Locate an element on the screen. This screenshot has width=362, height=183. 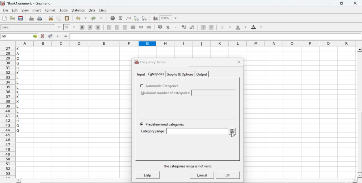
enter formula is located at coordinates (66, 36).